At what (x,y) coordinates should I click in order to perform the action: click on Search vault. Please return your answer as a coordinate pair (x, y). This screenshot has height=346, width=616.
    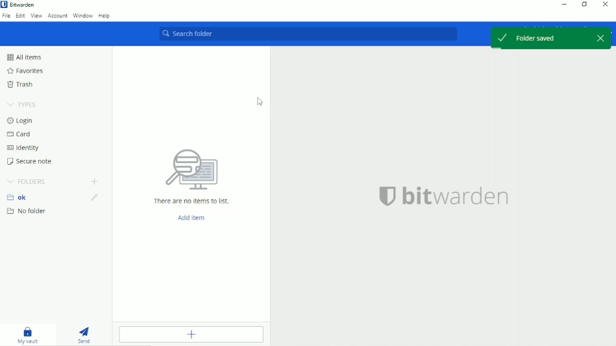
    Looking at the image, I should click on (313, 35).